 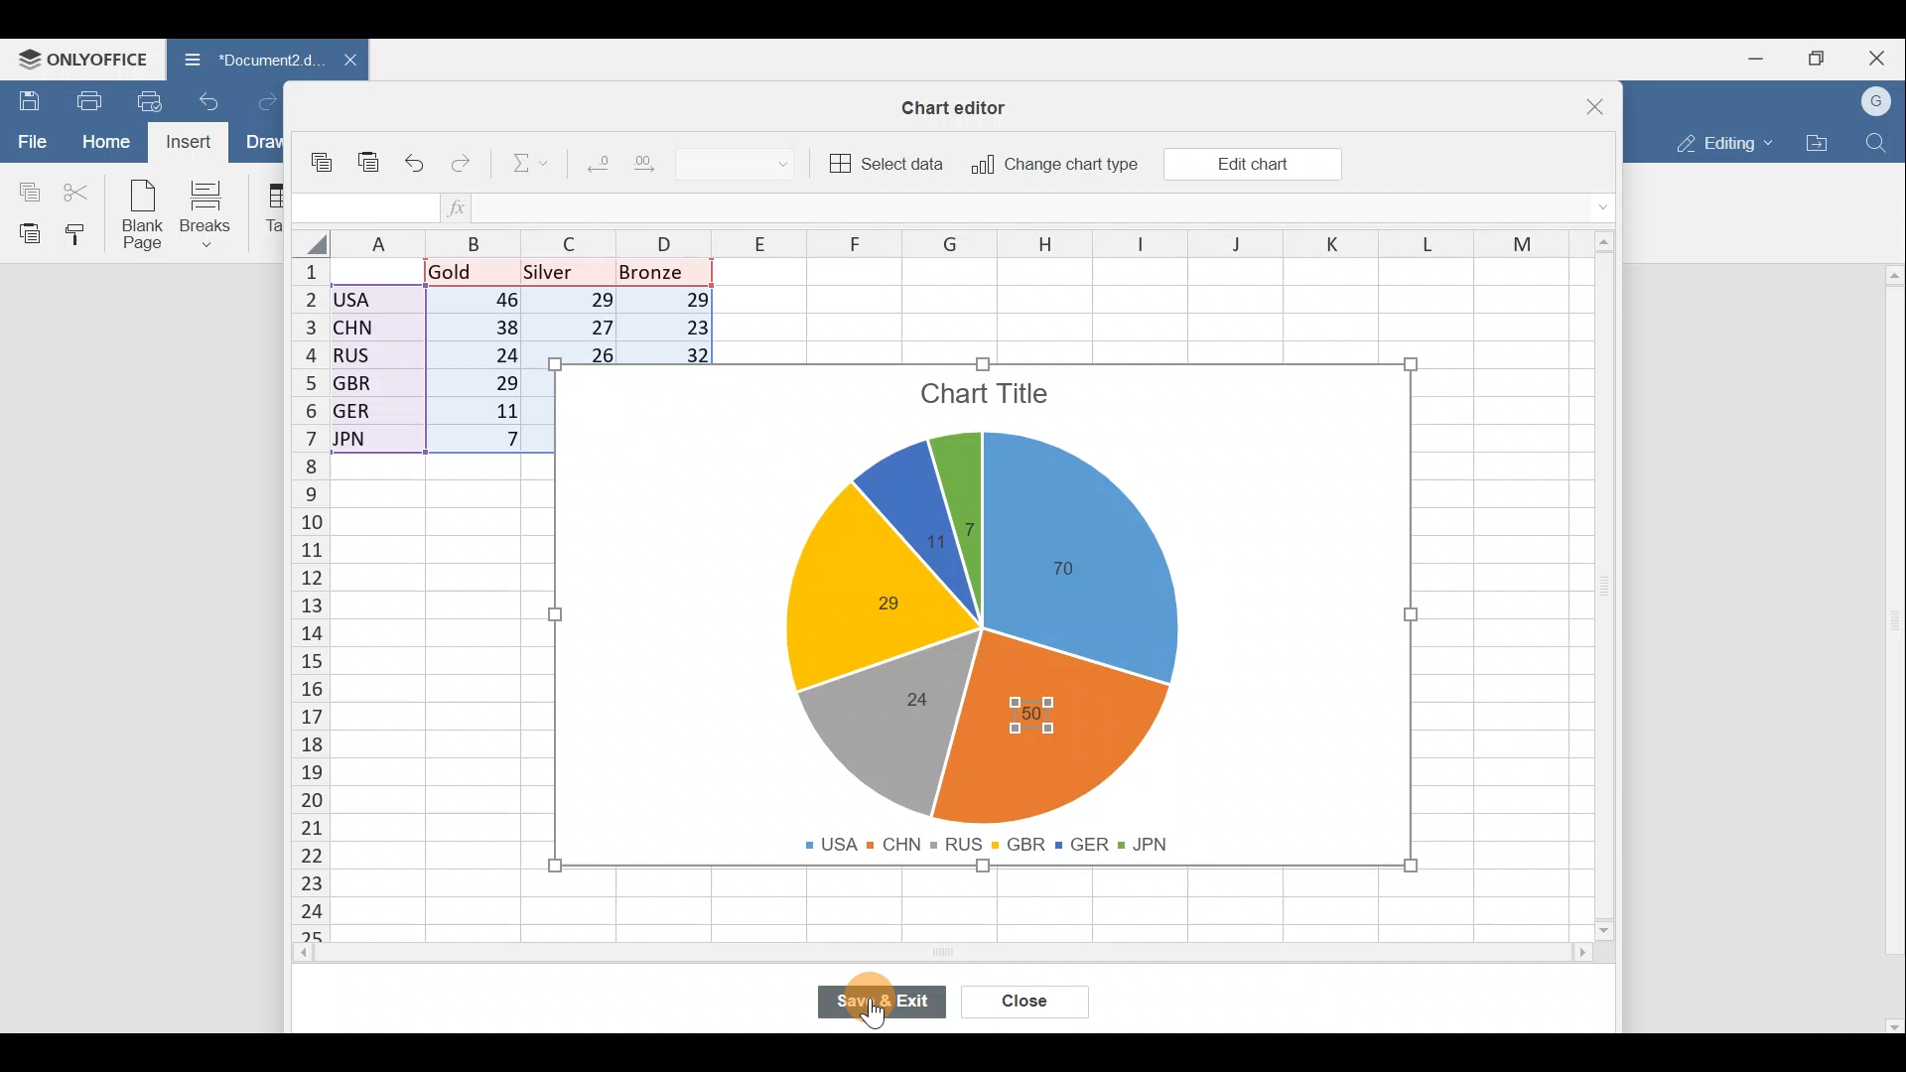 I want to click on Copy style, so click(x=83, y=233).